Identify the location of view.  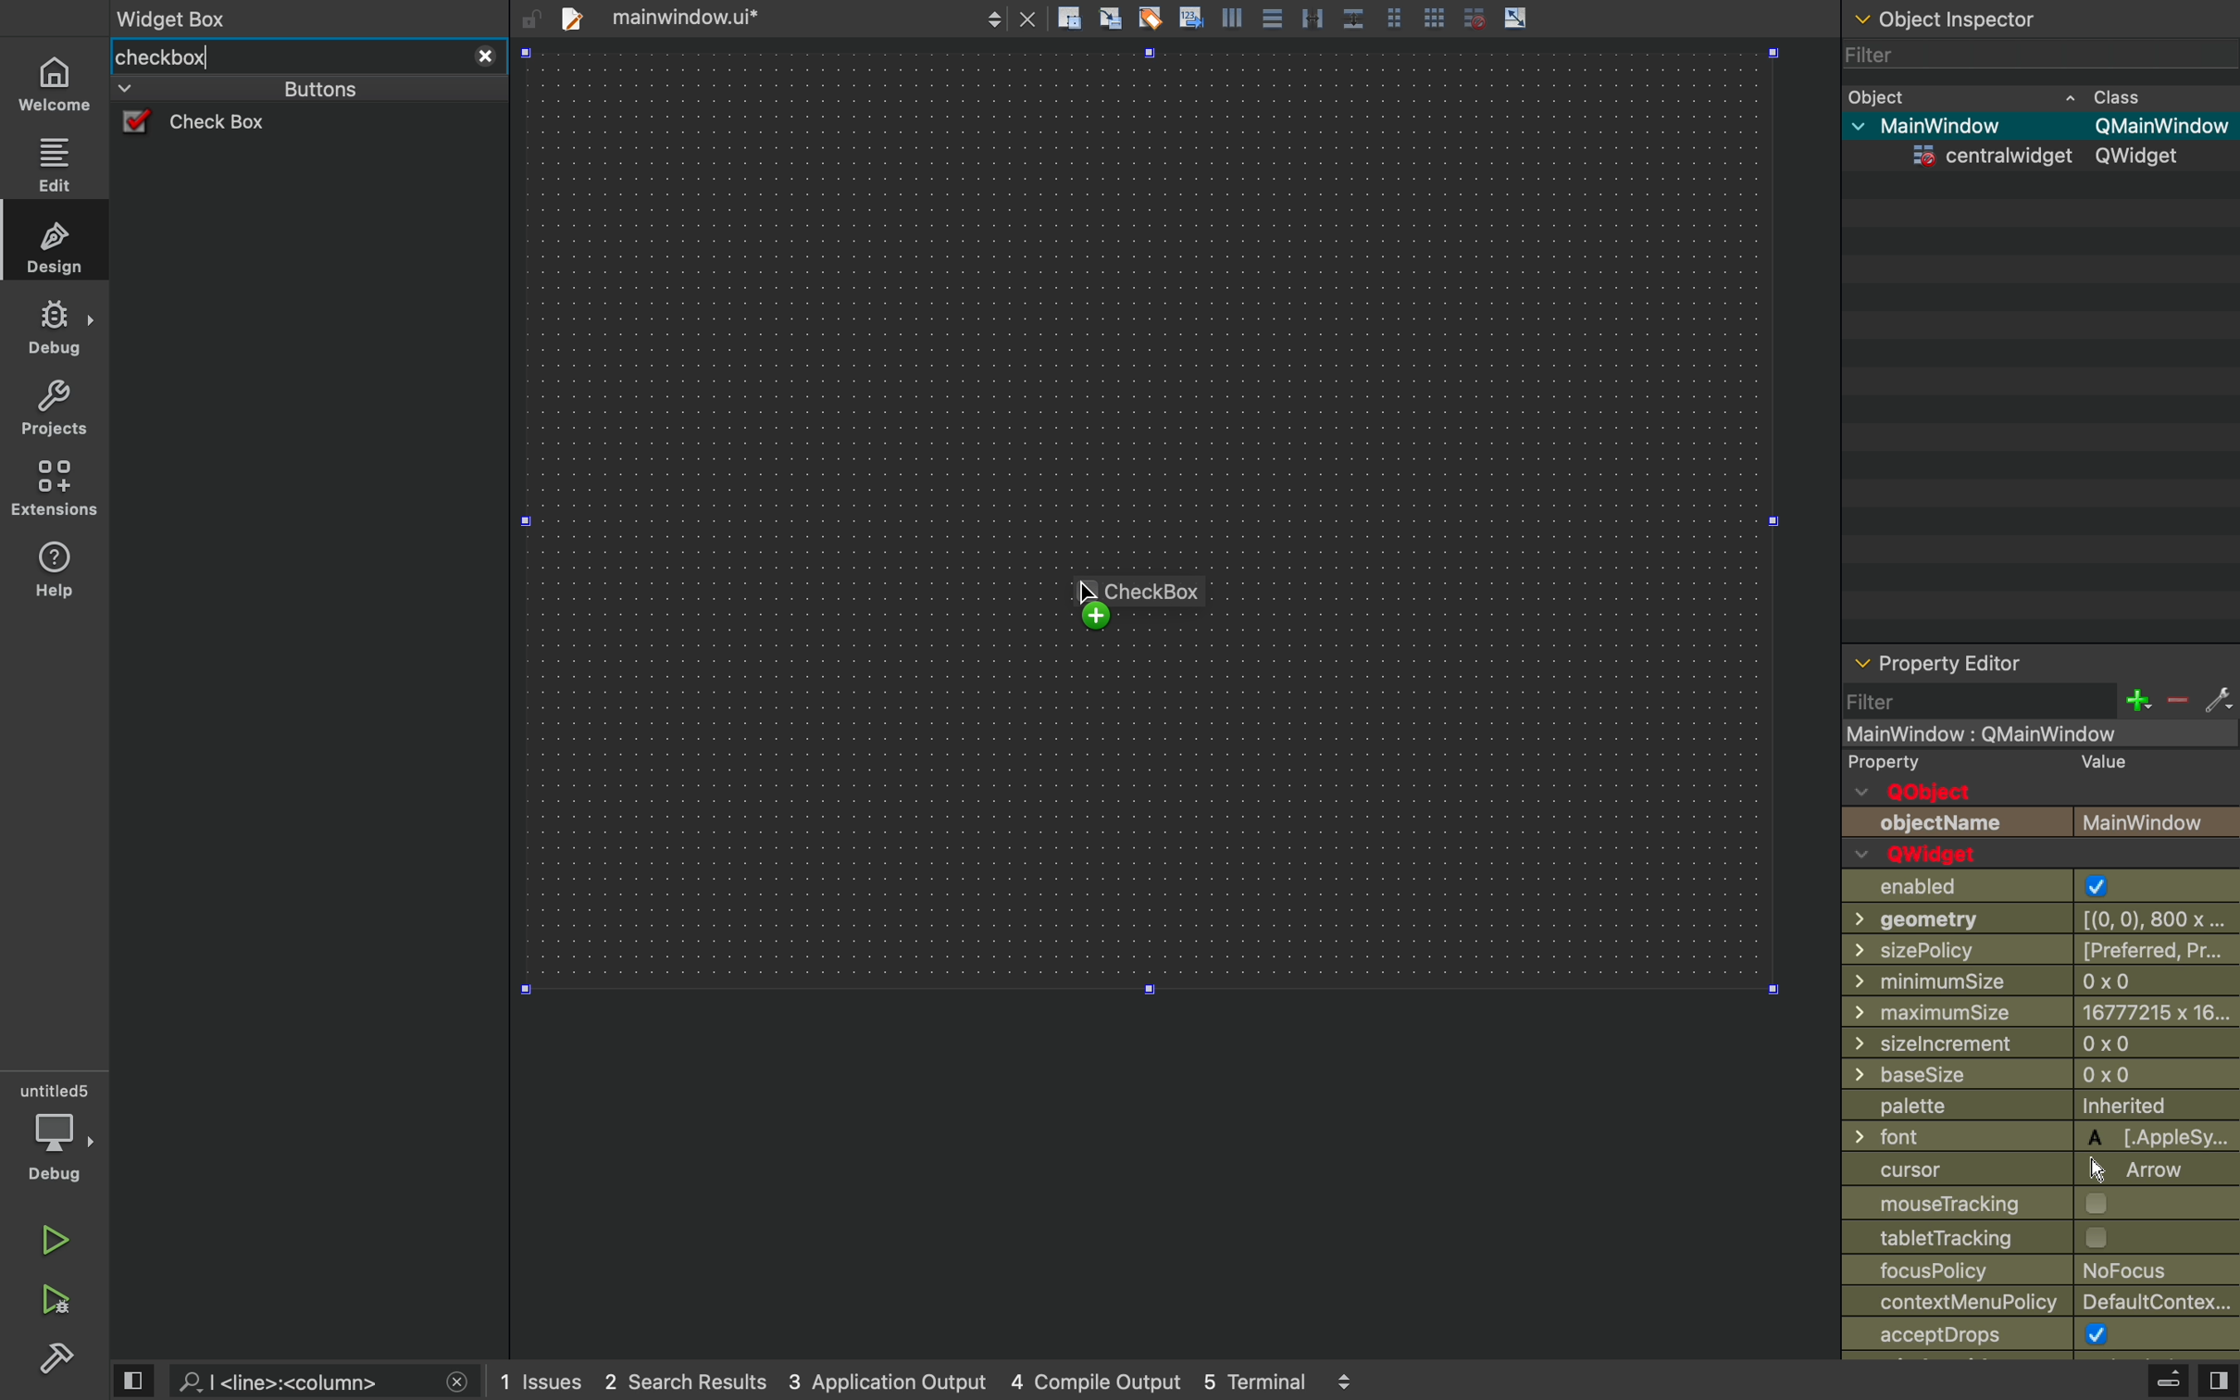
(2218, 1382).